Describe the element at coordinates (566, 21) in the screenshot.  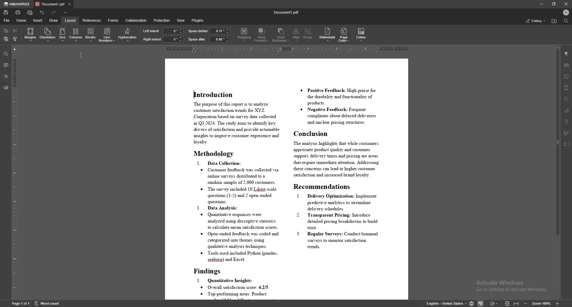
I see `find` at that location.